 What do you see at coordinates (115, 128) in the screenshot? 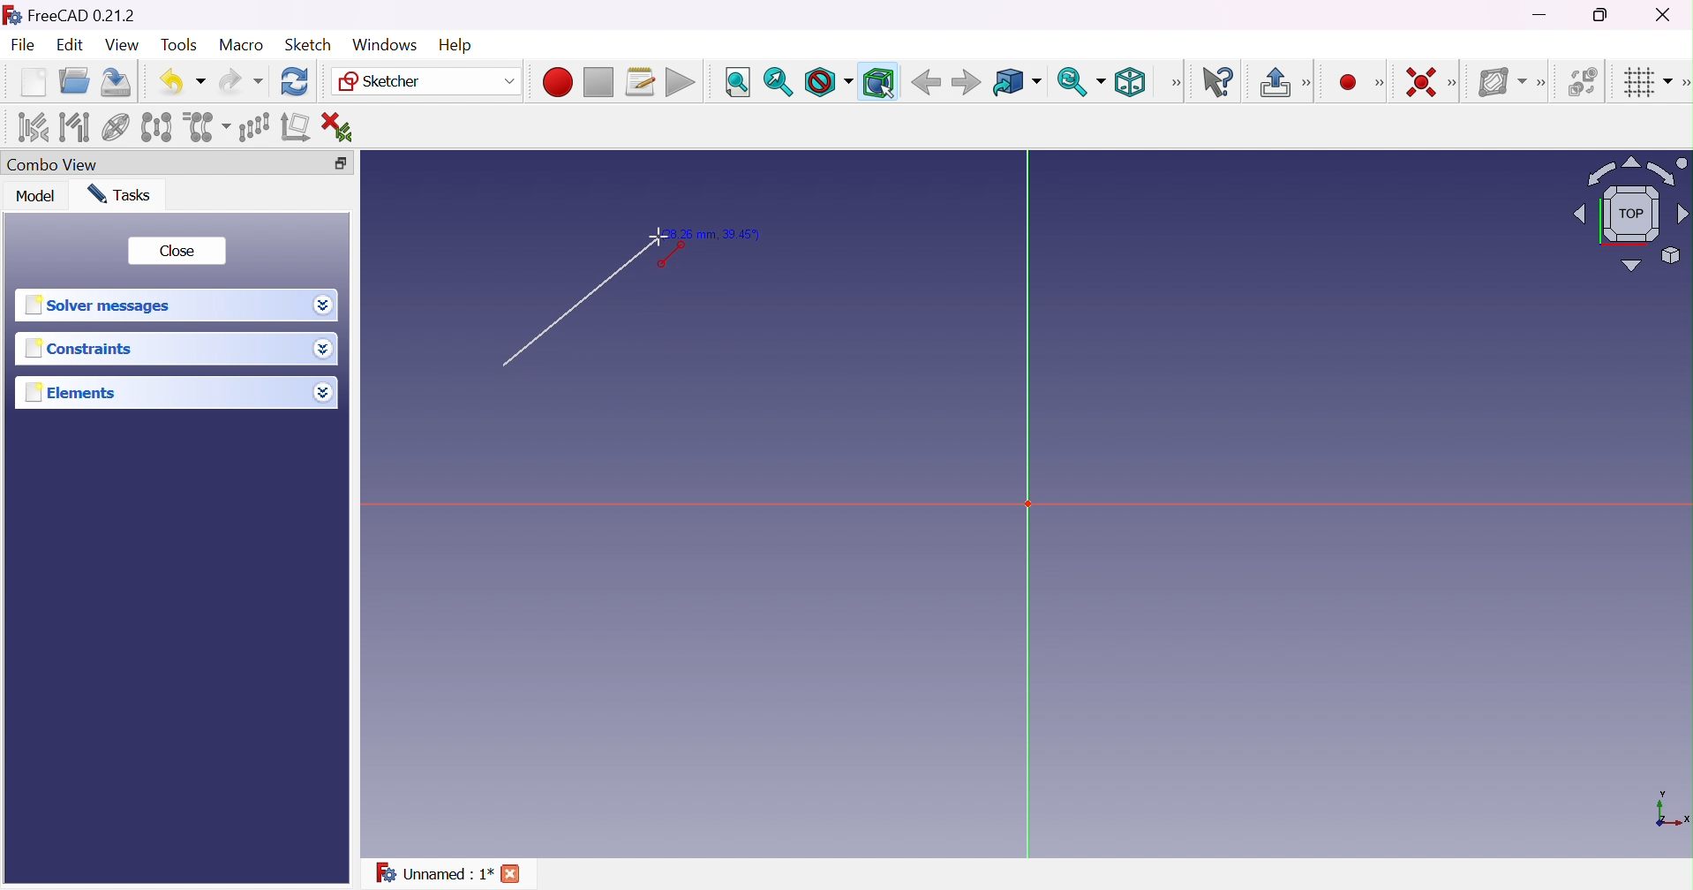
I see `Show/hide internal geometry` at bounding box center [115, 128].